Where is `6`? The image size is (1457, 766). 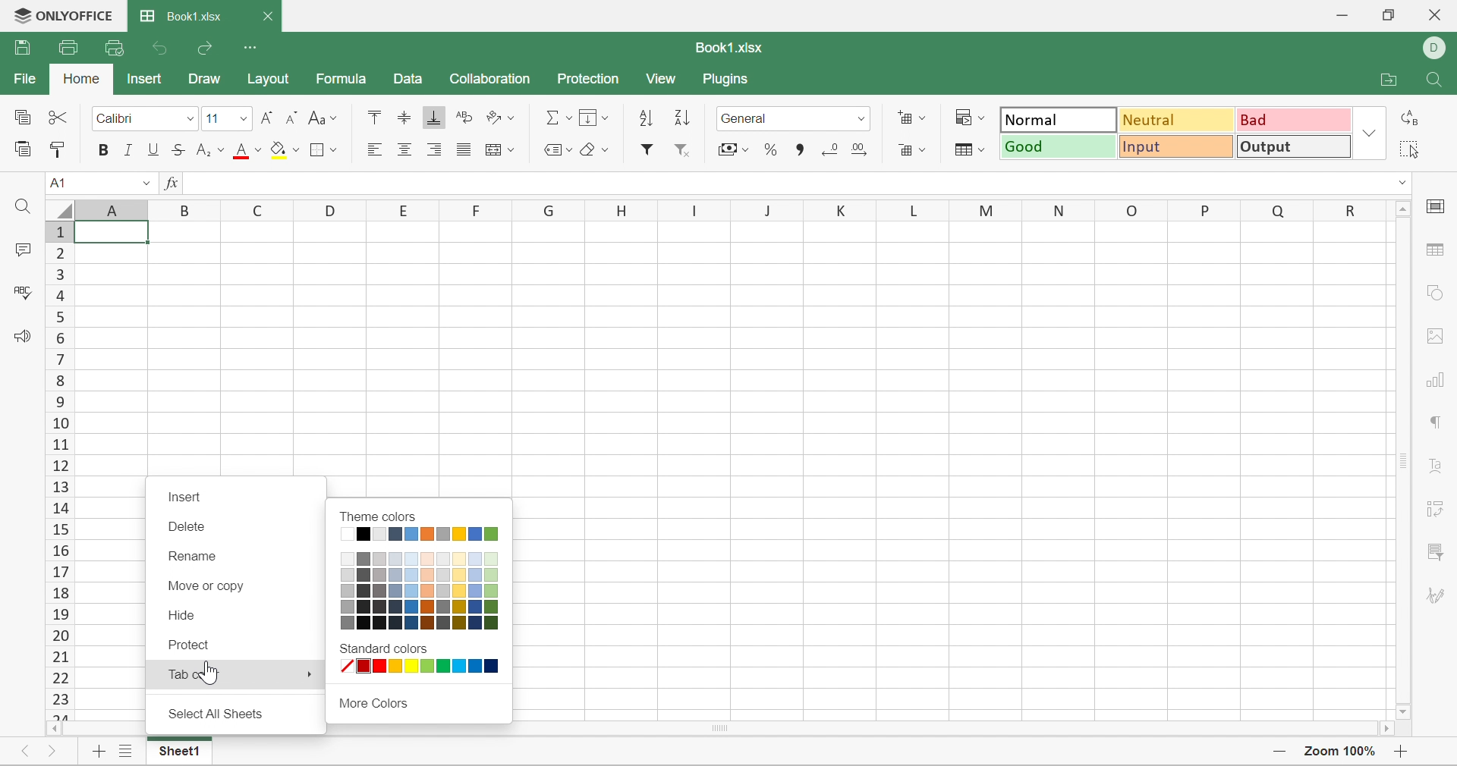
6 is located at coordinates (63, 336).